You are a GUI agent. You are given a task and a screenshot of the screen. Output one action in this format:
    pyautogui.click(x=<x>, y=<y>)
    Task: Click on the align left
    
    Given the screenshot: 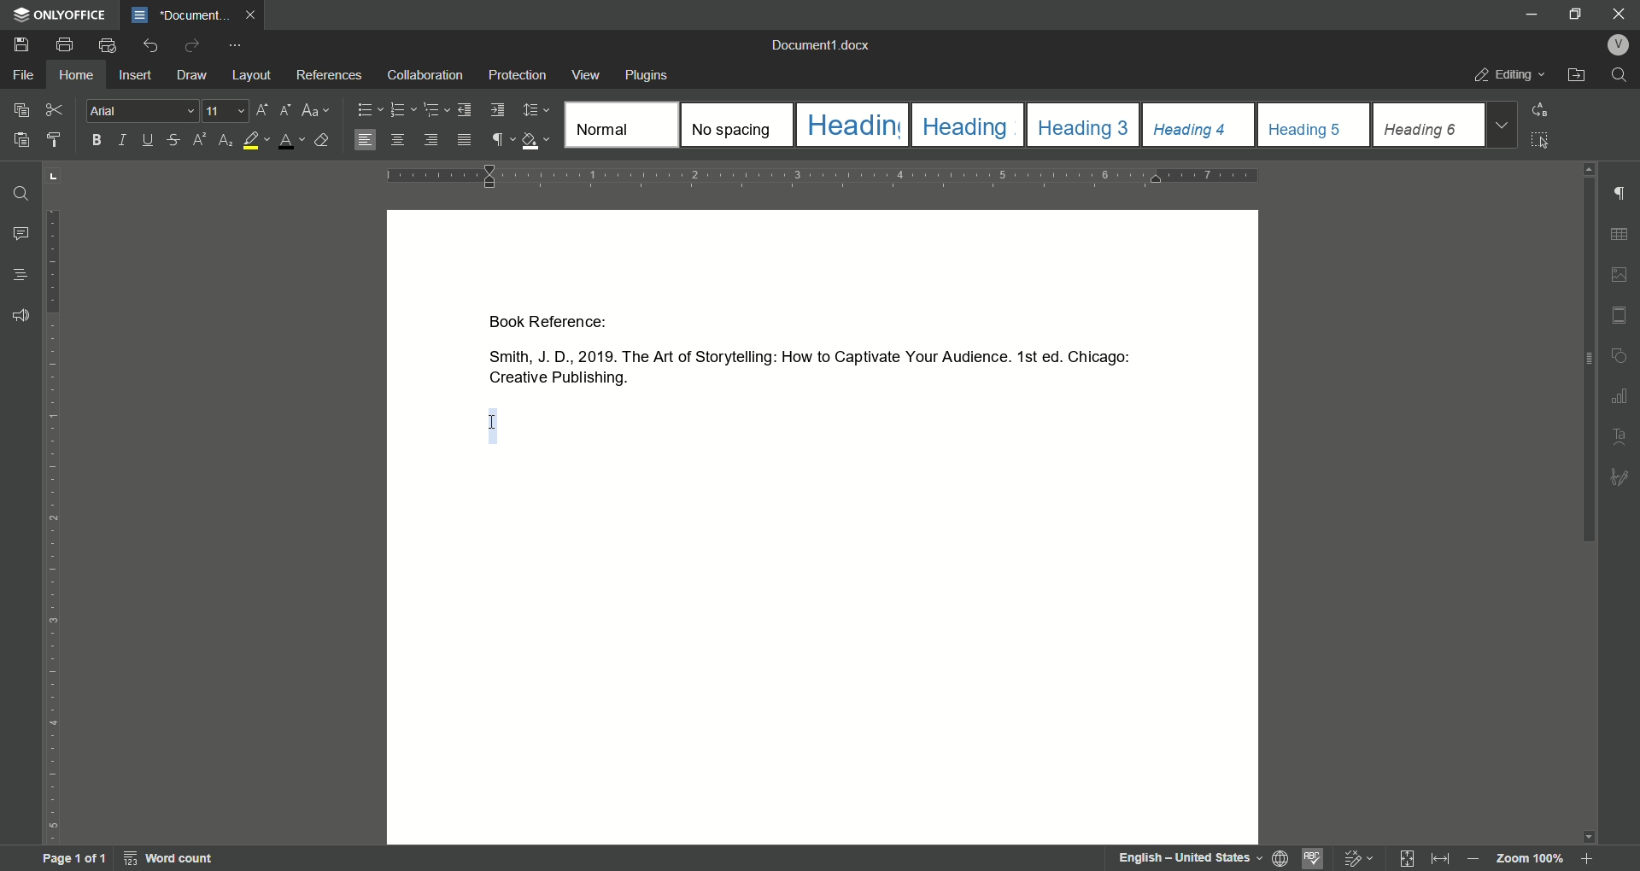 What is the action you would take?
    pyautogui.click(x=365, y=140)
    